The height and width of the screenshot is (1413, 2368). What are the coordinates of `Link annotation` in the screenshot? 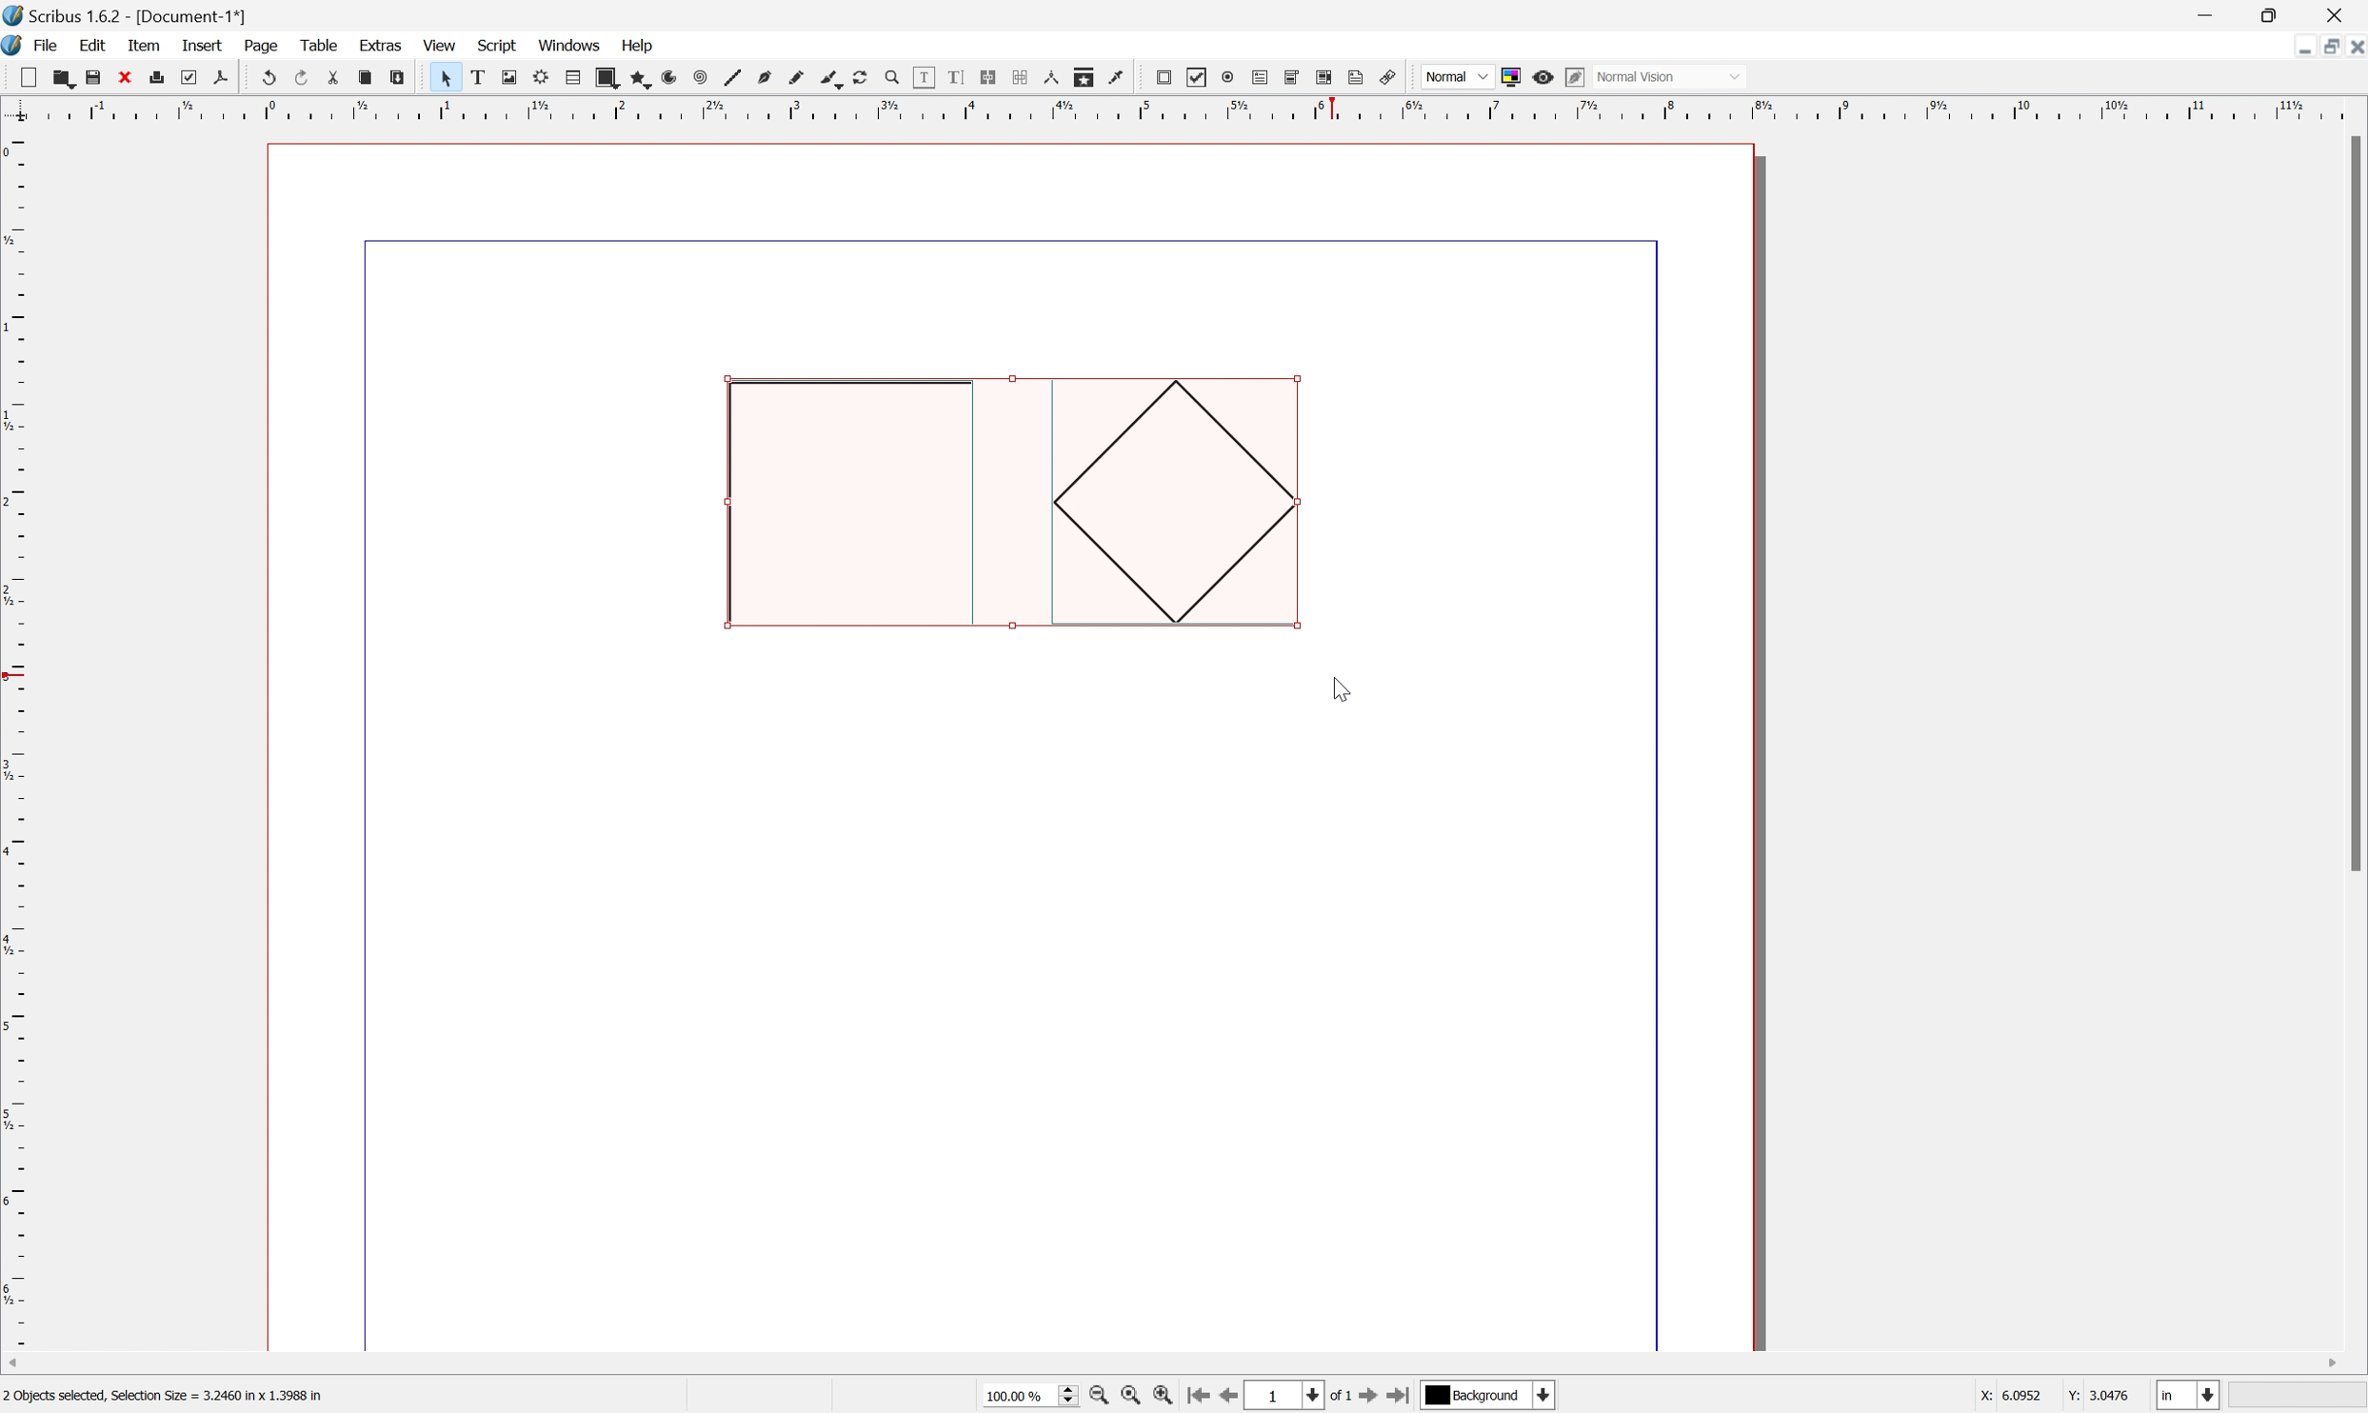 It's located at (1389, 77).